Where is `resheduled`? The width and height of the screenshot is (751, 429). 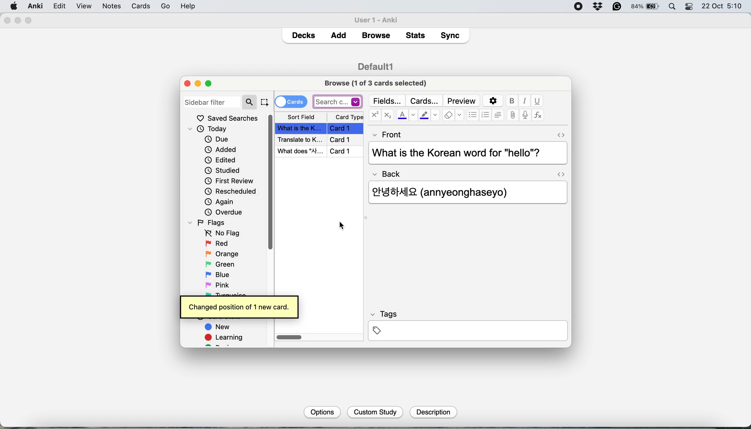 resheduled is located at coordinates (232, 192).